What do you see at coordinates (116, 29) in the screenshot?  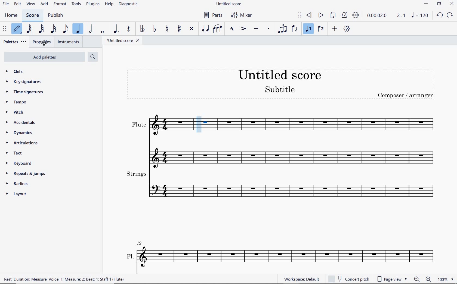 I see `AUGMENTATION DOT` at bounding box center [116, 29].